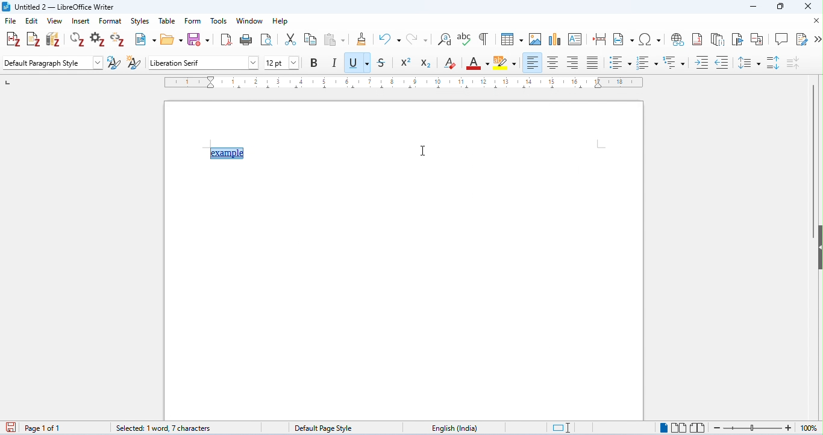 The image size is (823, 435). What do you see at coordinates (13, 428) in the screenshot?
I see `save` at bounding box center [13, 428].